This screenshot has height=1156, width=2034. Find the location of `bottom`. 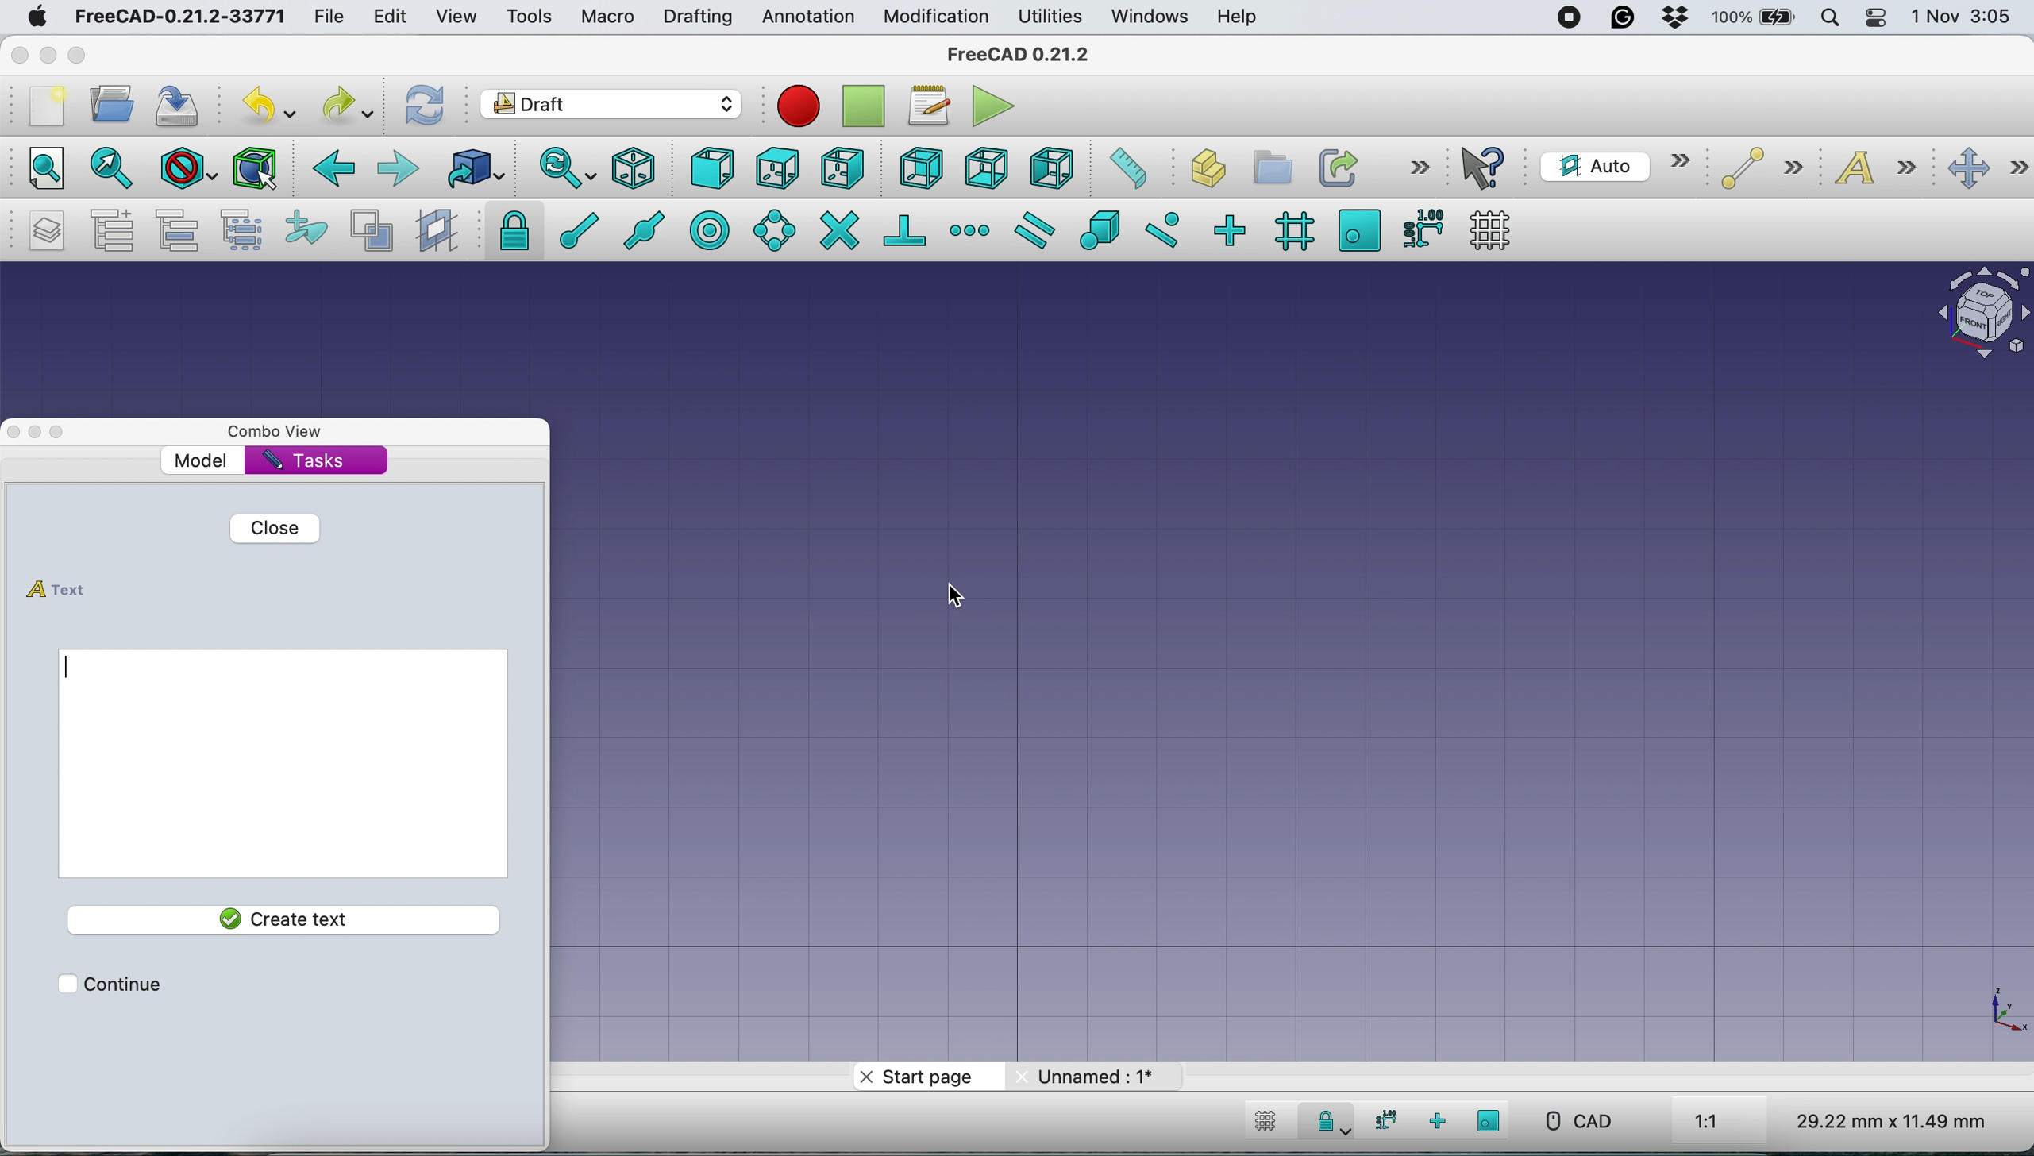

bottom is located at coordinates (980, 169).